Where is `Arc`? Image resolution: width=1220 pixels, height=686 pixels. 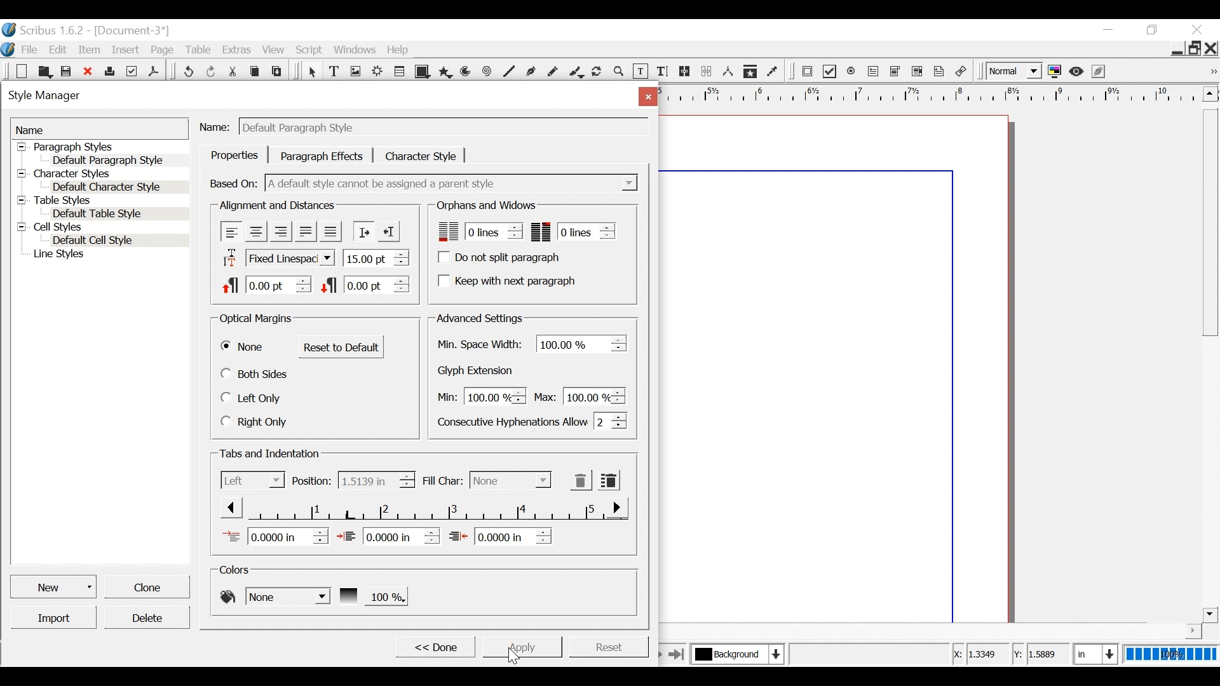
Arc is located at coordinates (467, 72).